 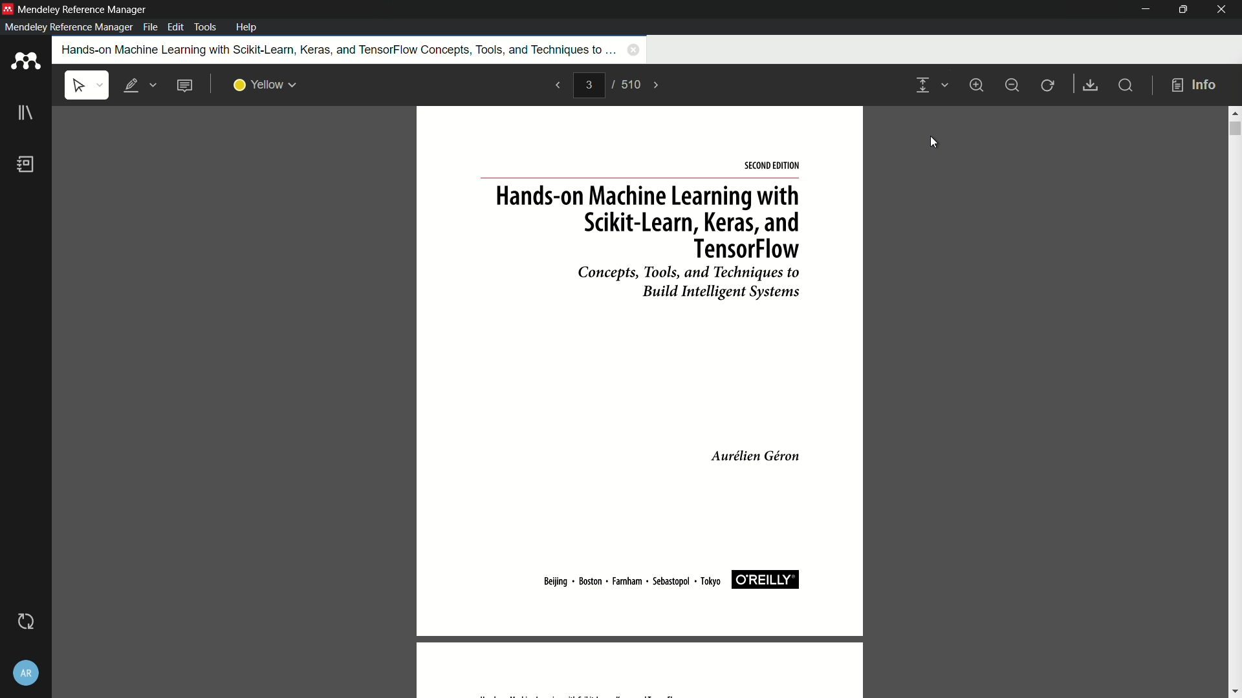 What do you see at coordinates (8, 9) in the screenshot?
I see `app icon` at bounding box center [8, 9].